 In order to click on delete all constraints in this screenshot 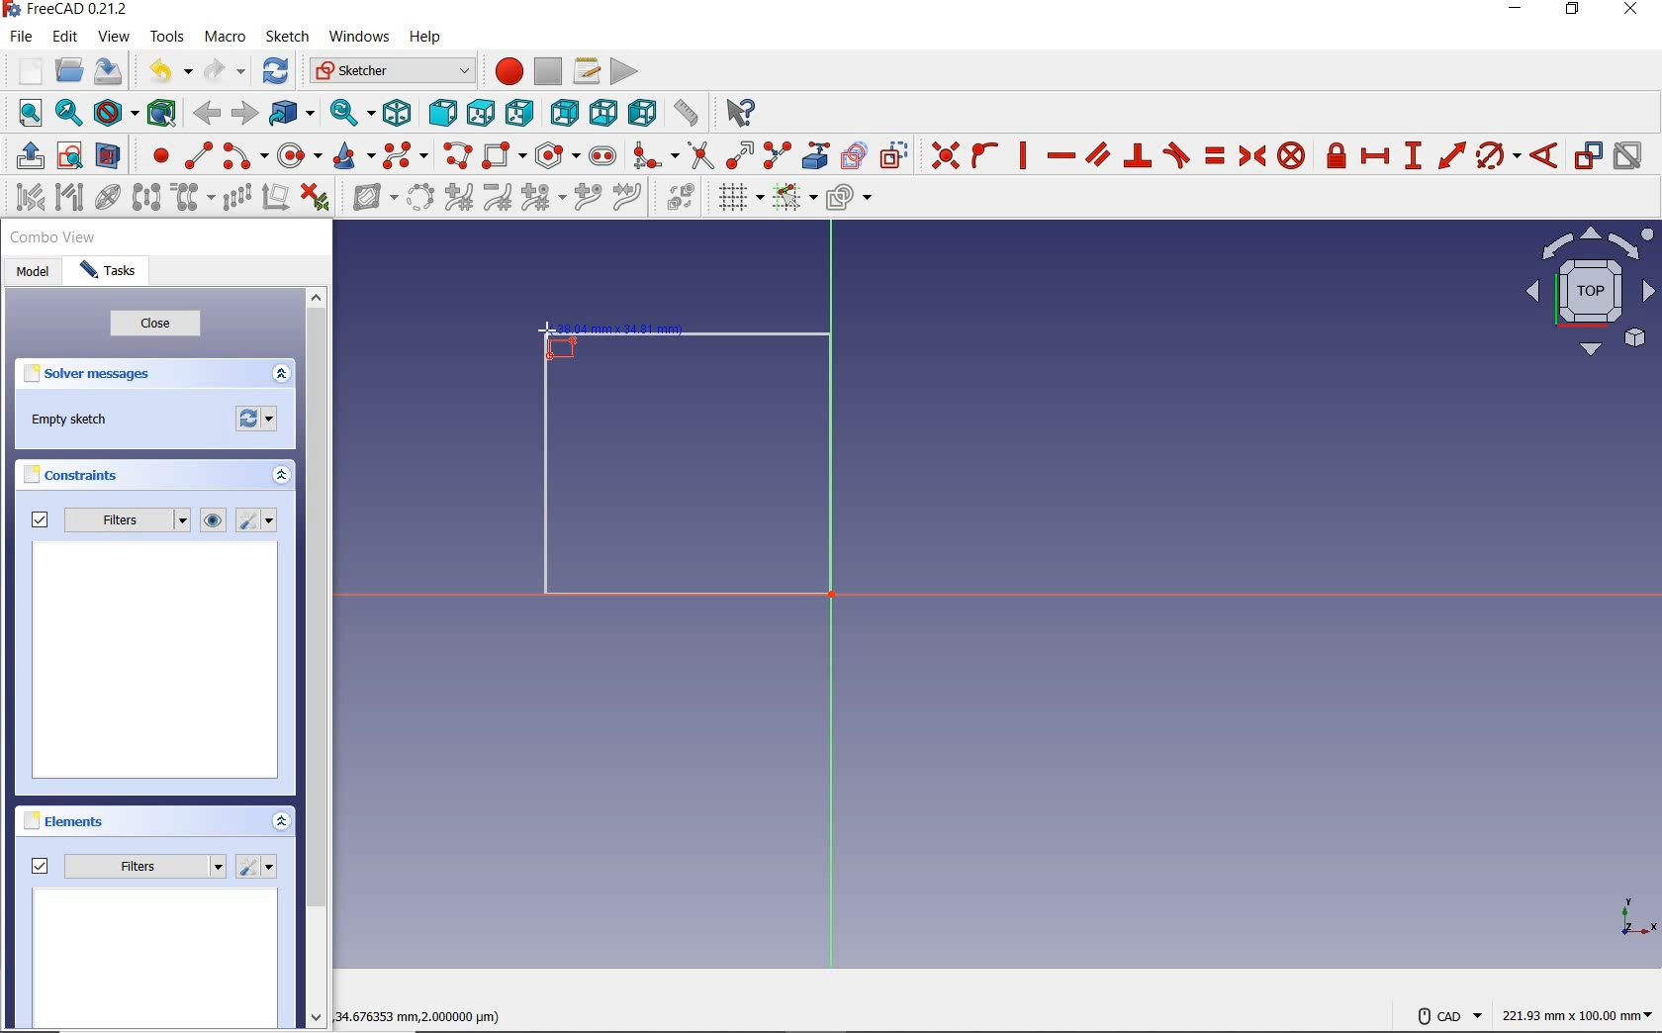, I will do `click(315, 199)`.